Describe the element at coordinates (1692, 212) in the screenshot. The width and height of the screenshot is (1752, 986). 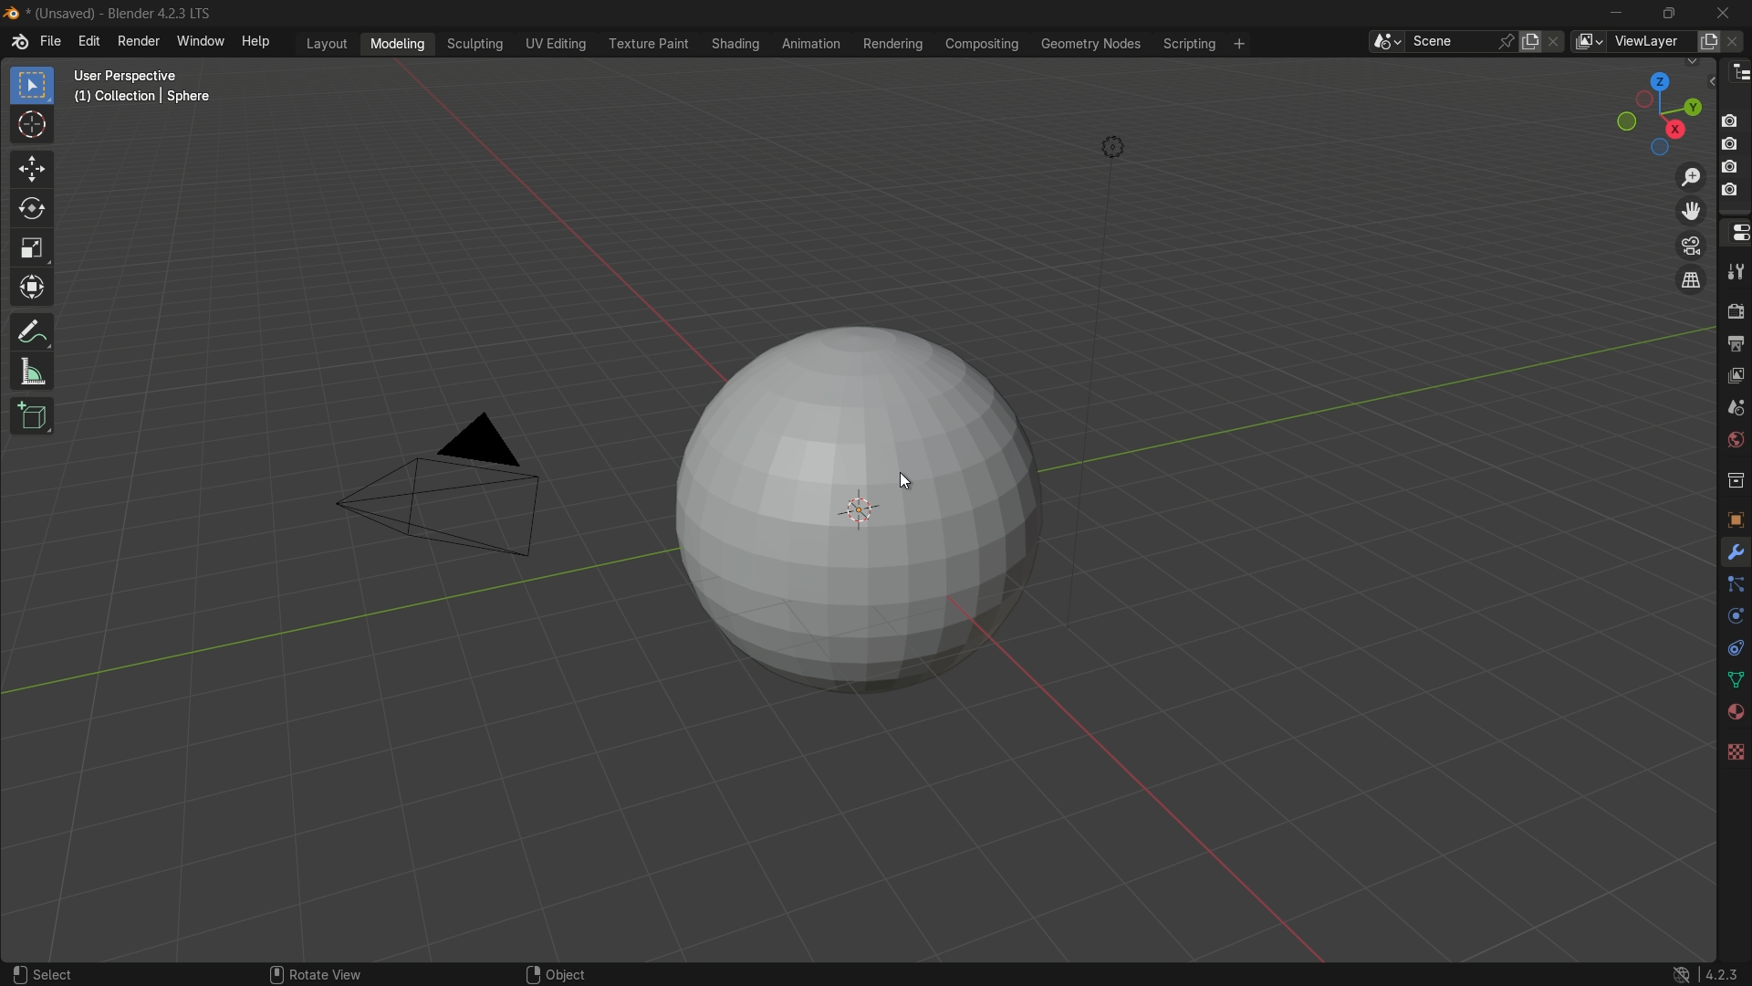
I see `move the view` at that location.